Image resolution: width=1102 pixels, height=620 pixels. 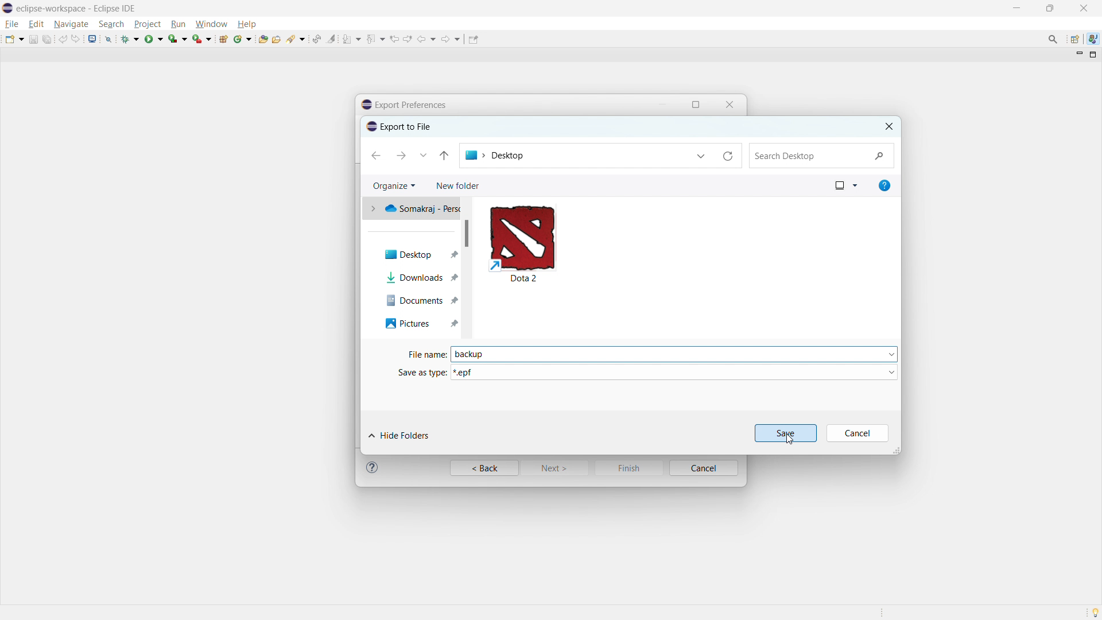 What do you see at coordinates (374, 468) in the screenshot?
I see `Information` at bounding box center [374, 468].